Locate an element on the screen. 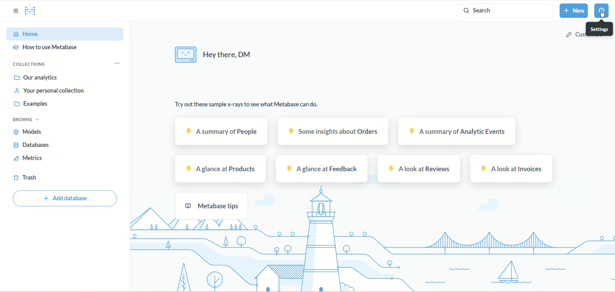 The width and height of the screenshot is (615, 292). Home is located at coordinates (57, 35).